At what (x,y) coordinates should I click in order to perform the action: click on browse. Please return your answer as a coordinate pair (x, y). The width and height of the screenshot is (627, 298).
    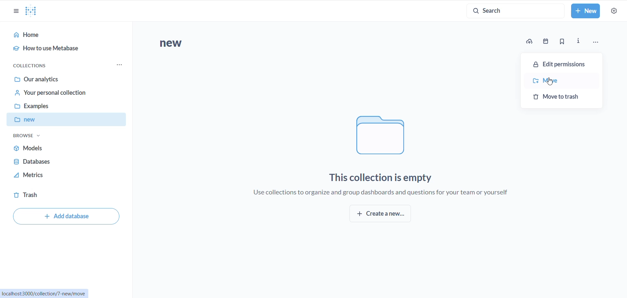
    Looking at the image, I should click on (27, 137).